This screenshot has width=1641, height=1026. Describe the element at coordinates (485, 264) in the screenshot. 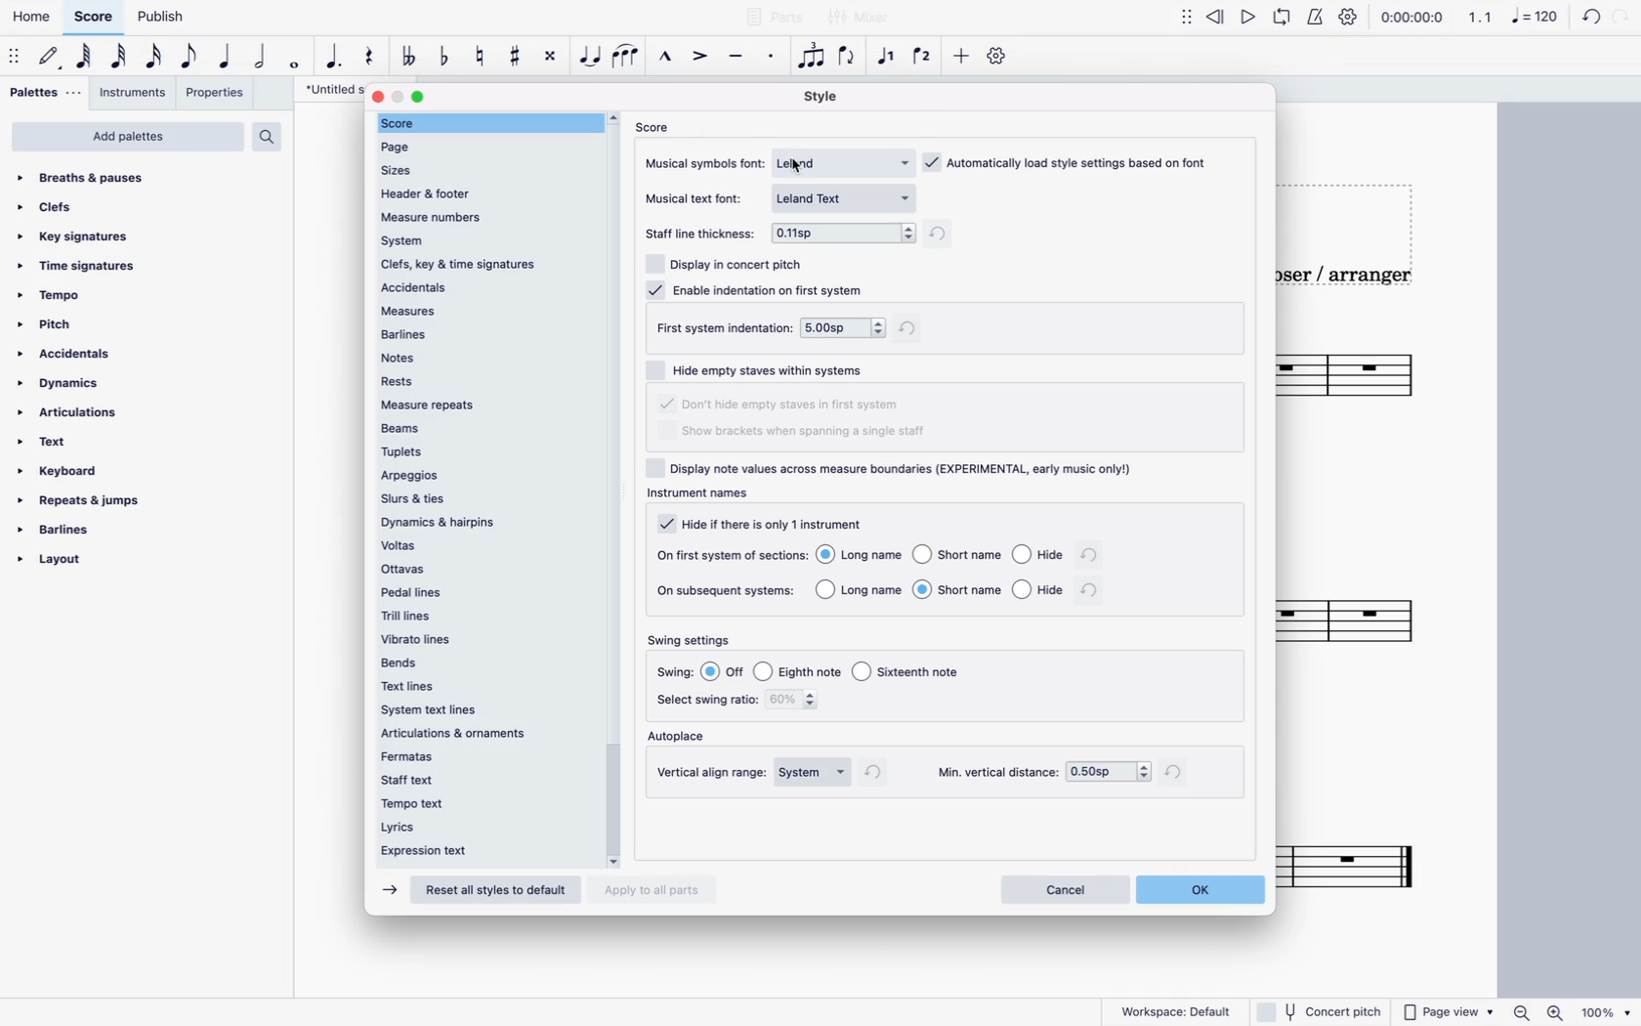

I see `clefs, key & time signatures` at that location.